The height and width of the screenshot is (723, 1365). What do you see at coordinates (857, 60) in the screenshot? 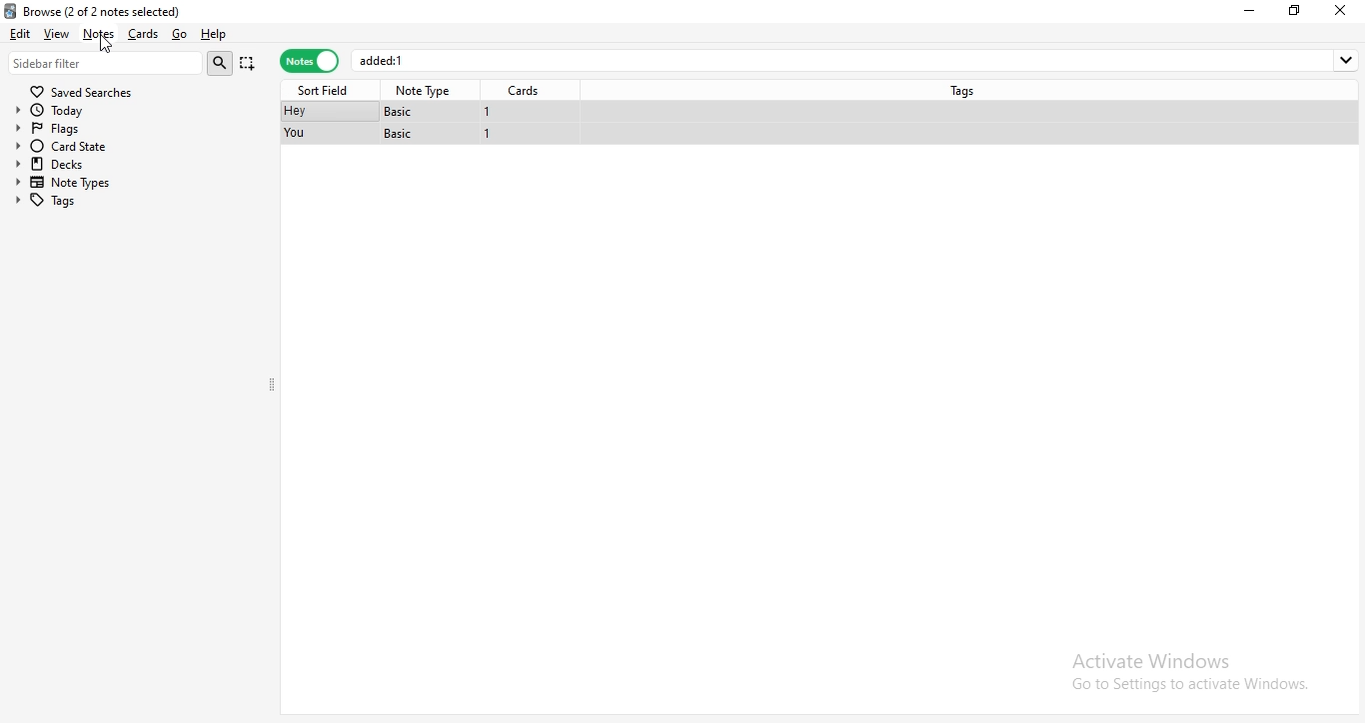
I see `added:1` at bounding box center [857, 60].